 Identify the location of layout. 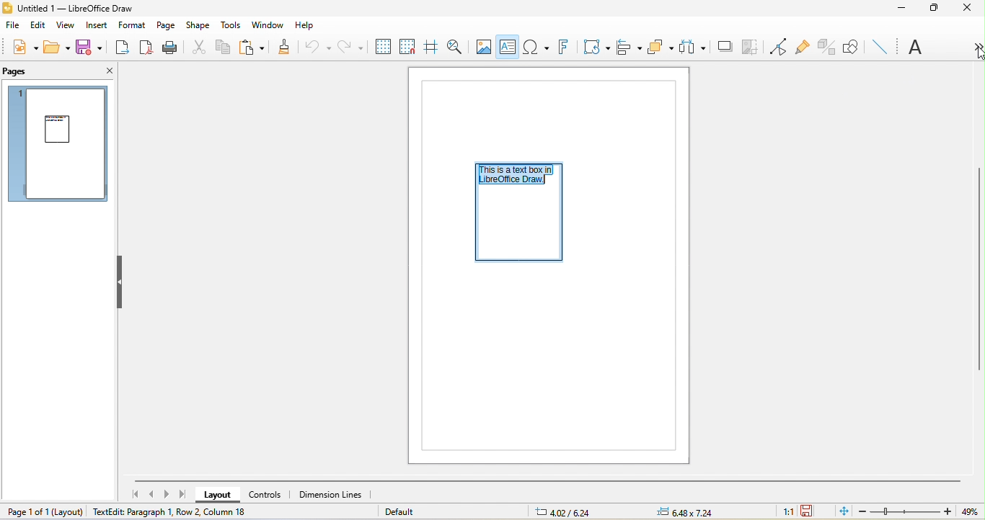
(221, 496).